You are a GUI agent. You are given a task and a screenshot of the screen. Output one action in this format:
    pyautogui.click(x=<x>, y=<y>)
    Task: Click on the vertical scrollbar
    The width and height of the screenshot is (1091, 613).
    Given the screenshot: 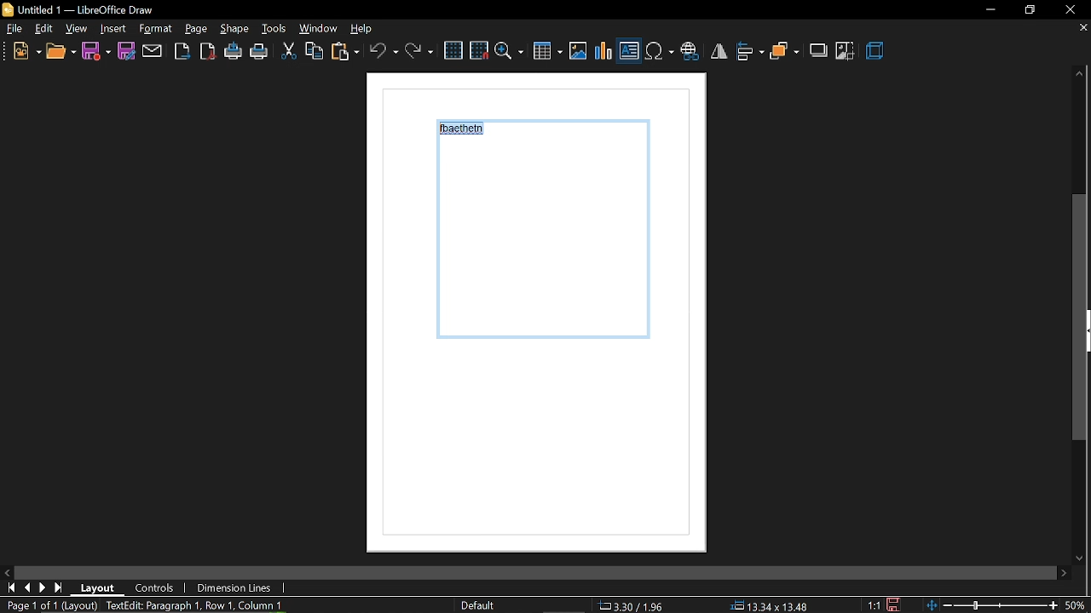 What is the action you would take?
    pyautogui.click(x=1080, y=319)
    